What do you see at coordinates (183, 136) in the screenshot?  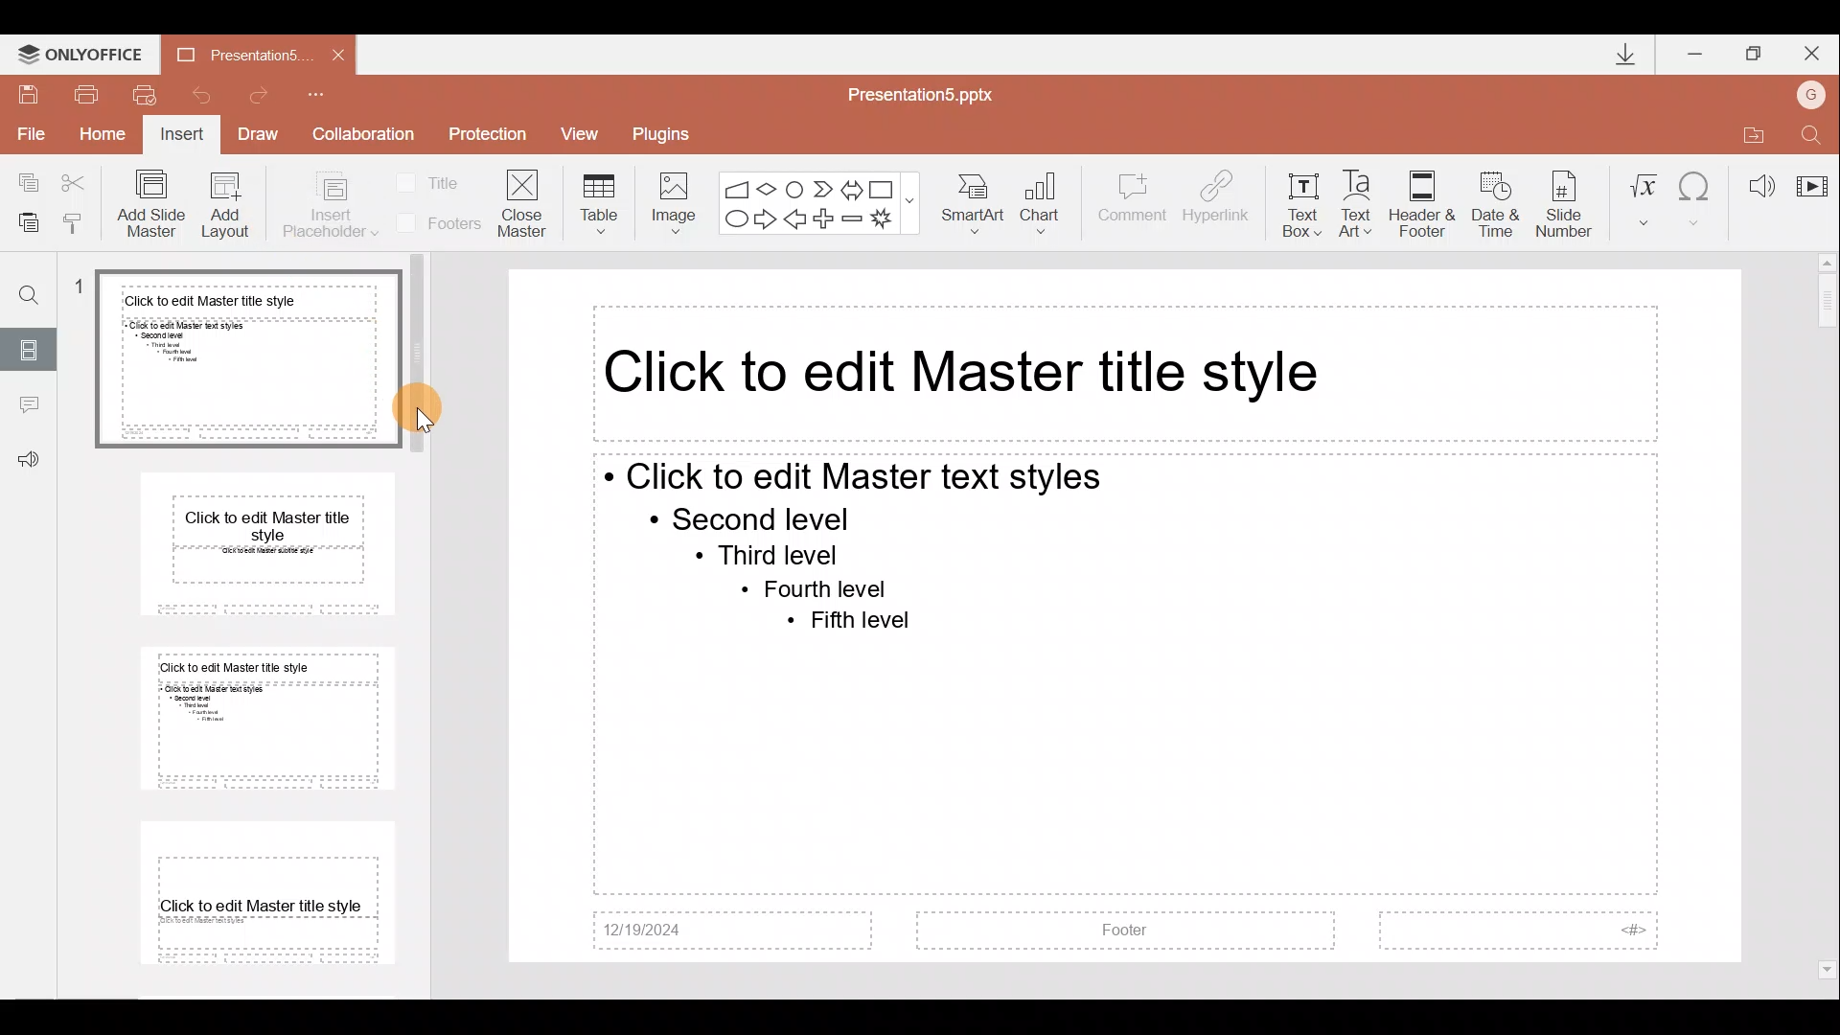 I see `Insert` at bounding box center [183, 136].